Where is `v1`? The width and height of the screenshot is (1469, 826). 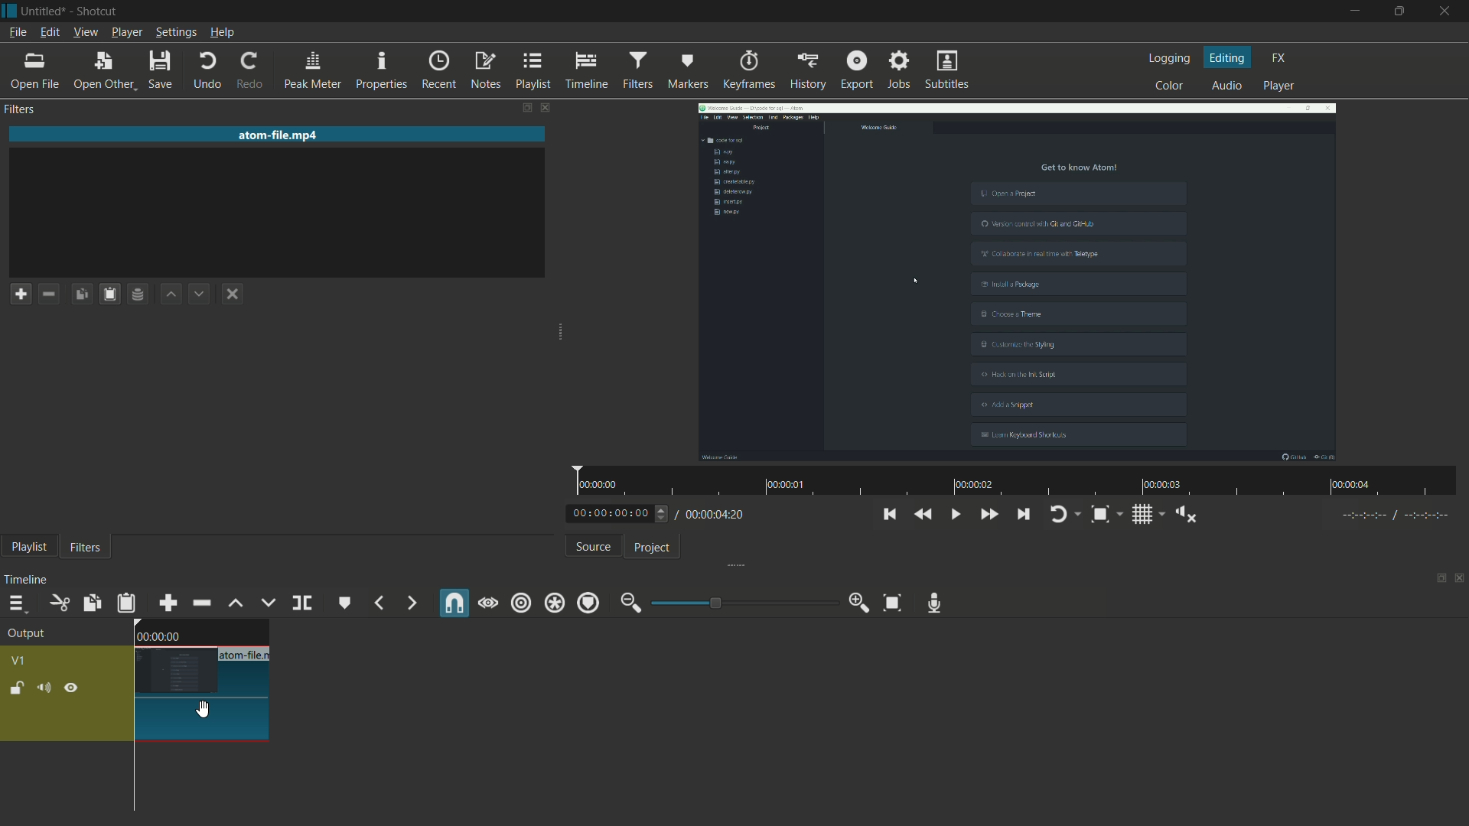 v1 is located at coordinates (22, 661).